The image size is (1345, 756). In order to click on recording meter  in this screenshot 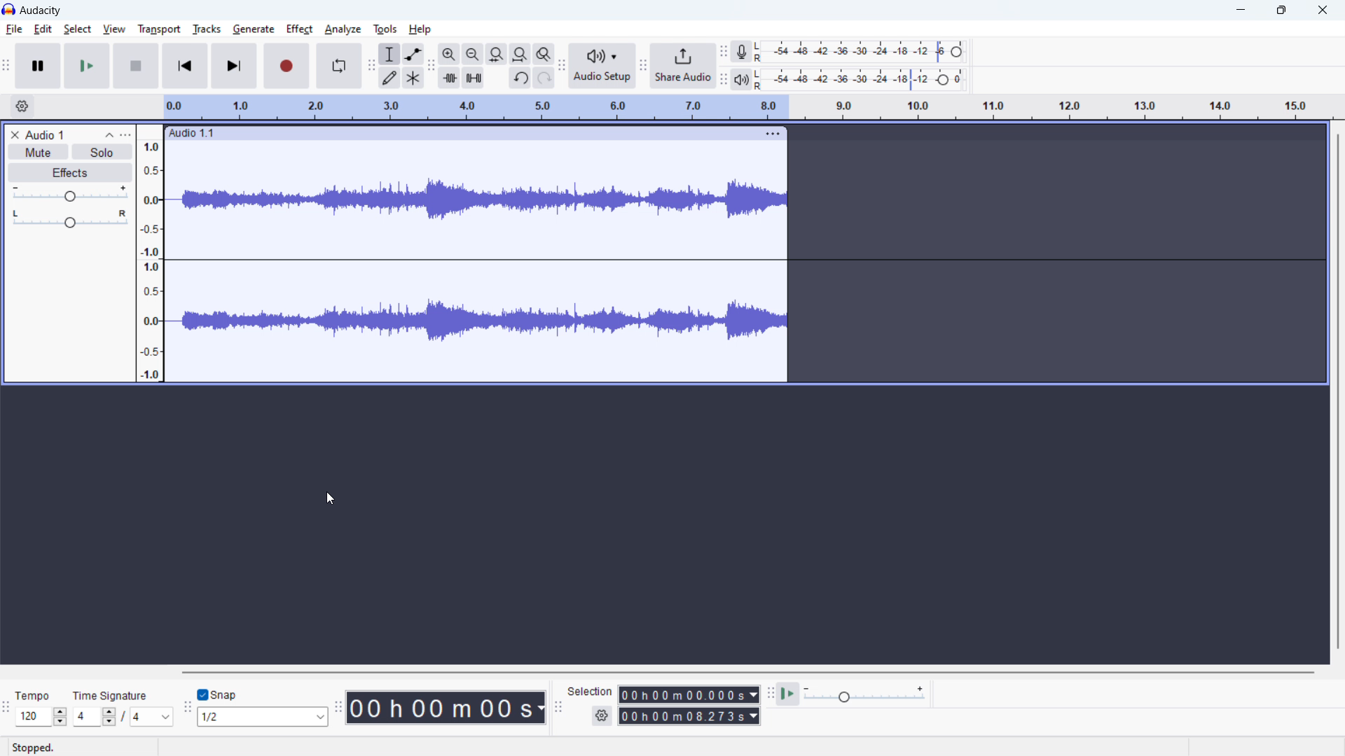, I will do `click(742, 51)`.